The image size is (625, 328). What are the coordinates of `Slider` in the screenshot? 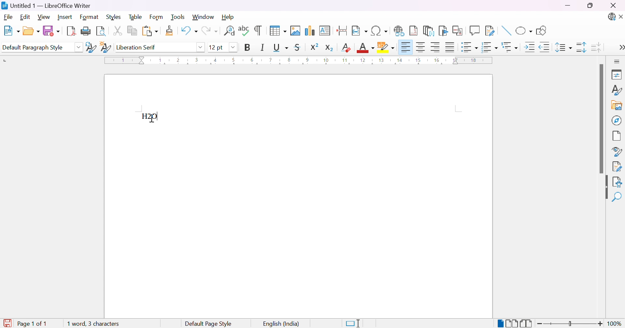 It's located at (569, 324).